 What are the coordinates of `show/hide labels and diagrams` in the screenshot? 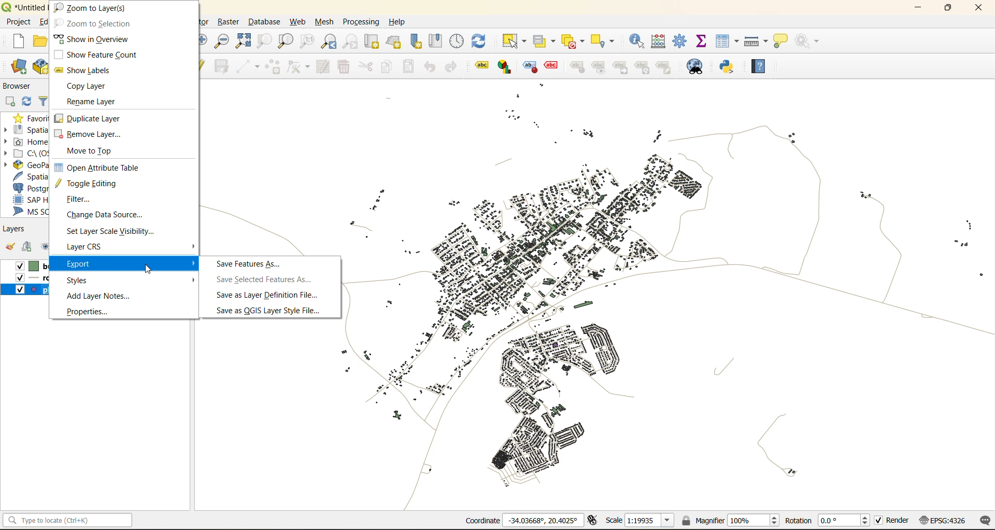 It's located at (601, 67).